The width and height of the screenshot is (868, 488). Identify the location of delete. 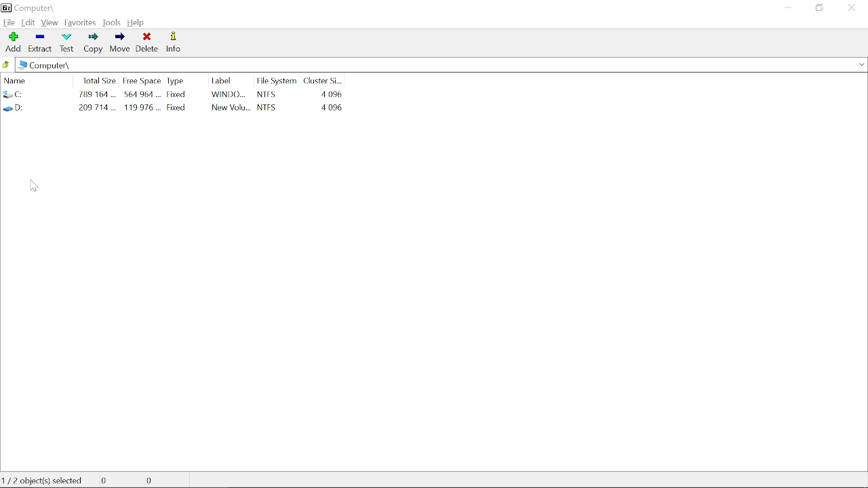
(147, 42).